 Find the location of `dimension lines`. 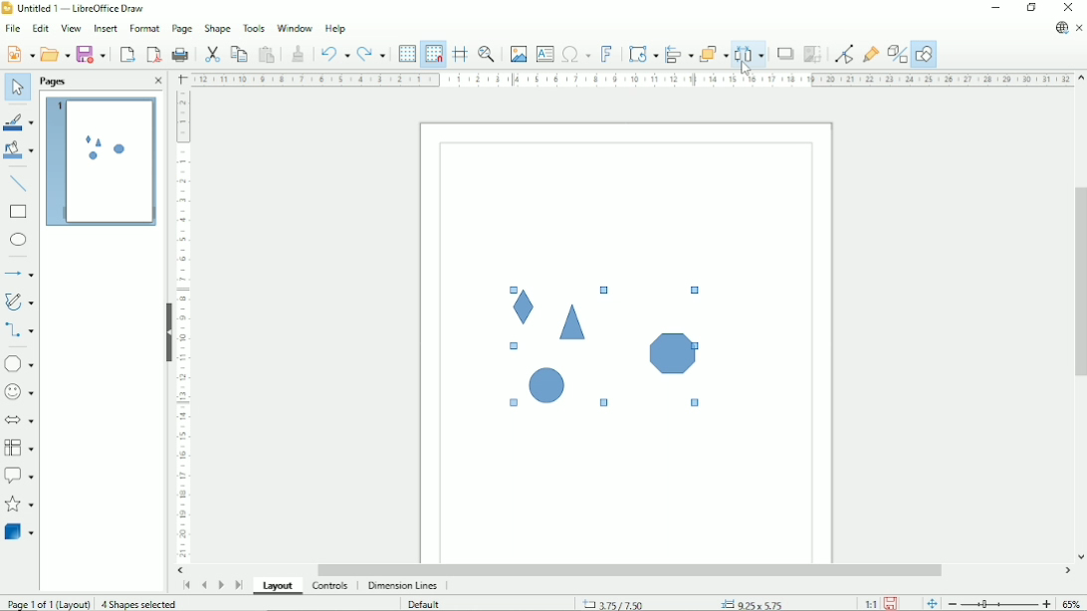

dimension lines is located at coordinates (402, 586).